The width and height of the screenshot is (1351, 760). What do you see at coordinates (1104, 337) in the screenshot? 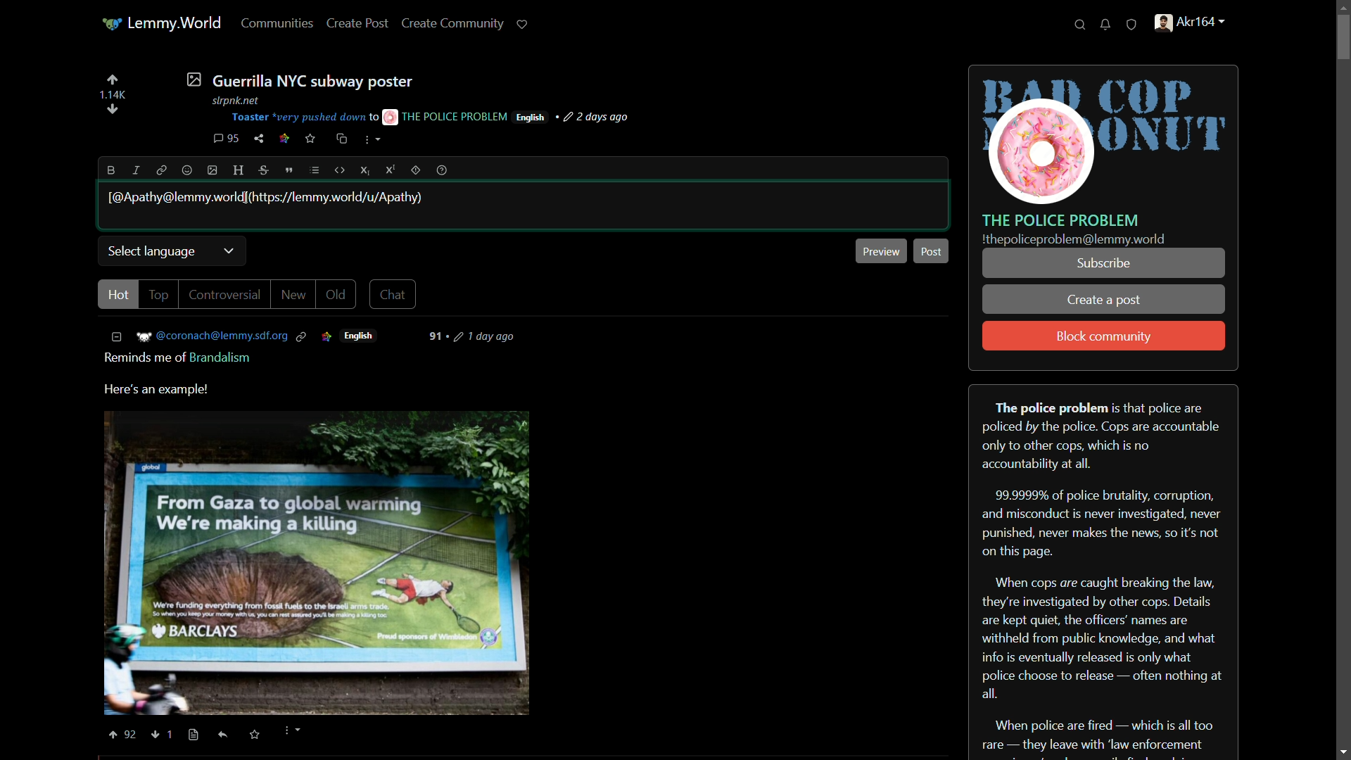
I see `block community` at bounding box center [1104, 337].